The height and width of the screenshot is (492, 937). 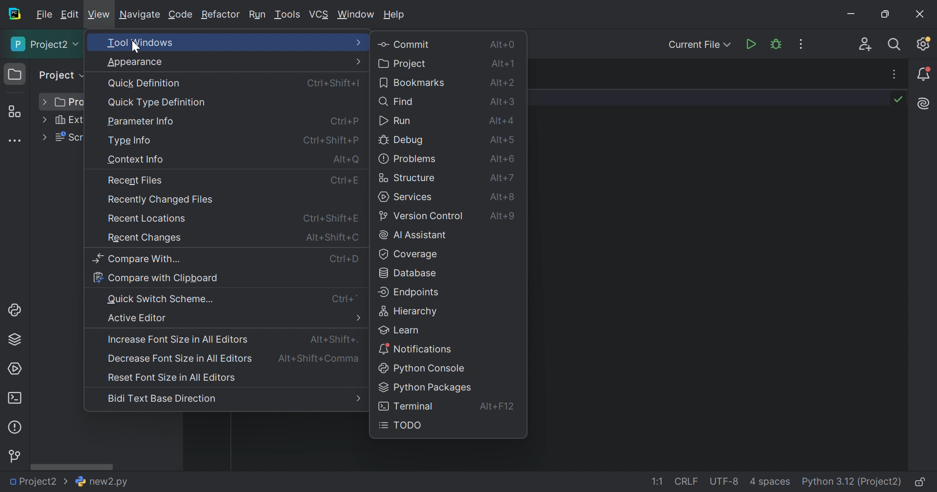 What do you see at coordinates (16, 454) in the screenshot?
I see `Version Control` at bounding box center [16, 454].